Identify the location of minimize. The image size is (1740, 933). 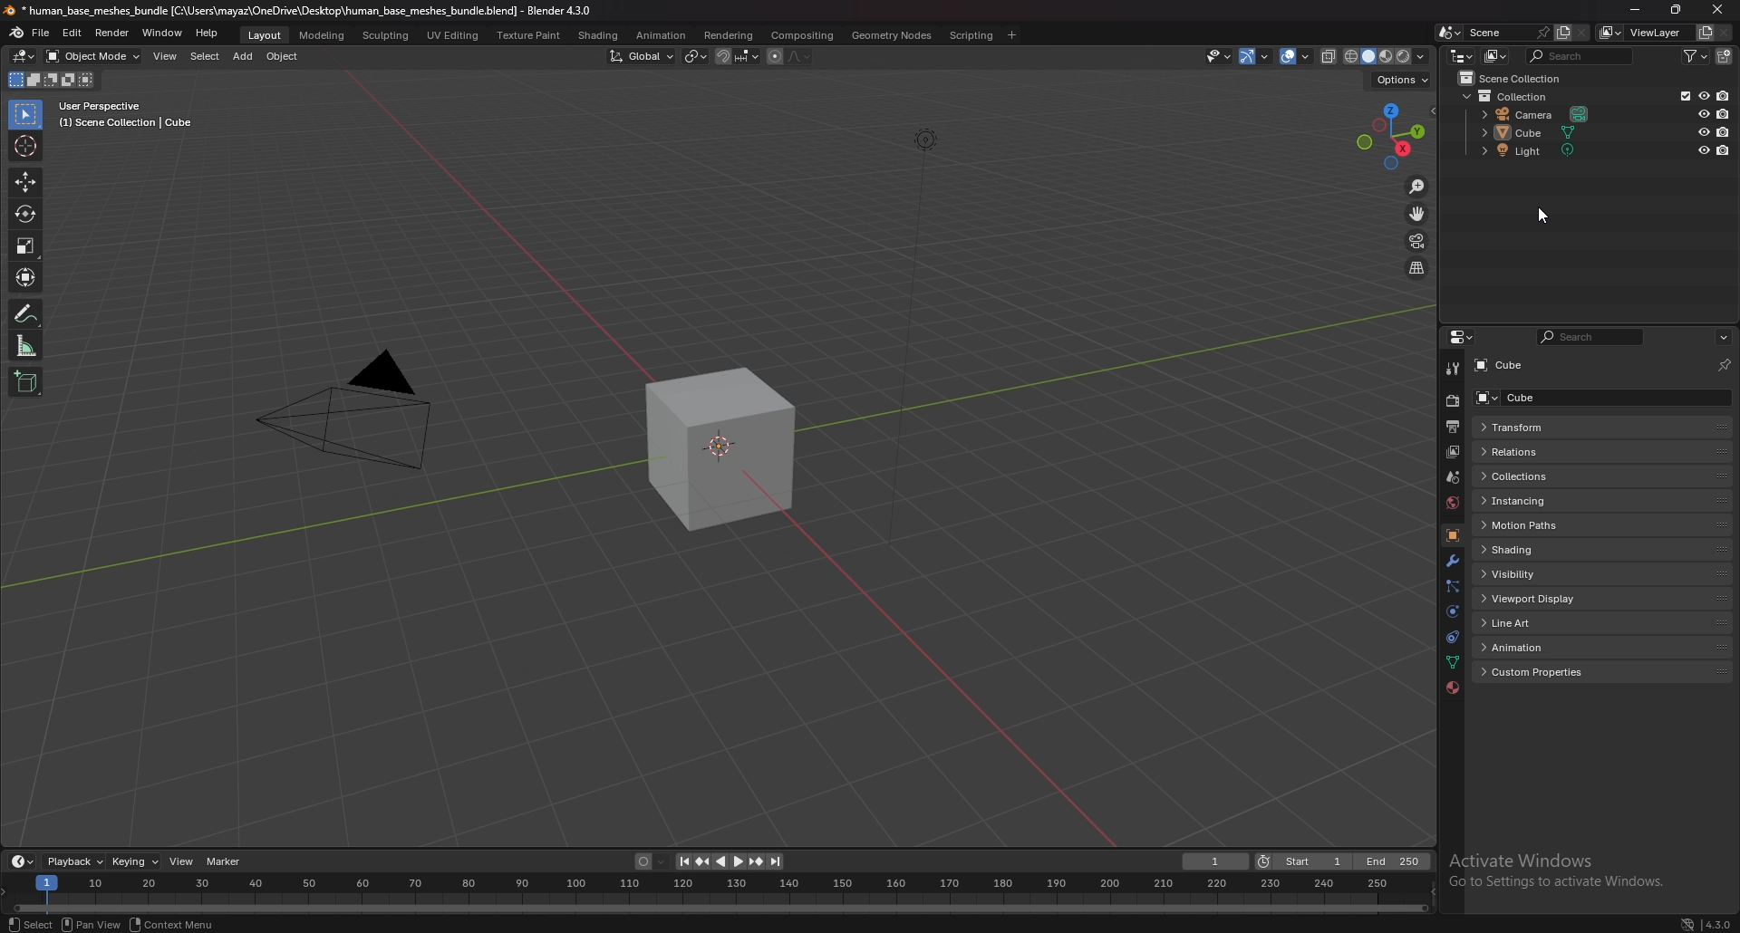
(1635, 8).